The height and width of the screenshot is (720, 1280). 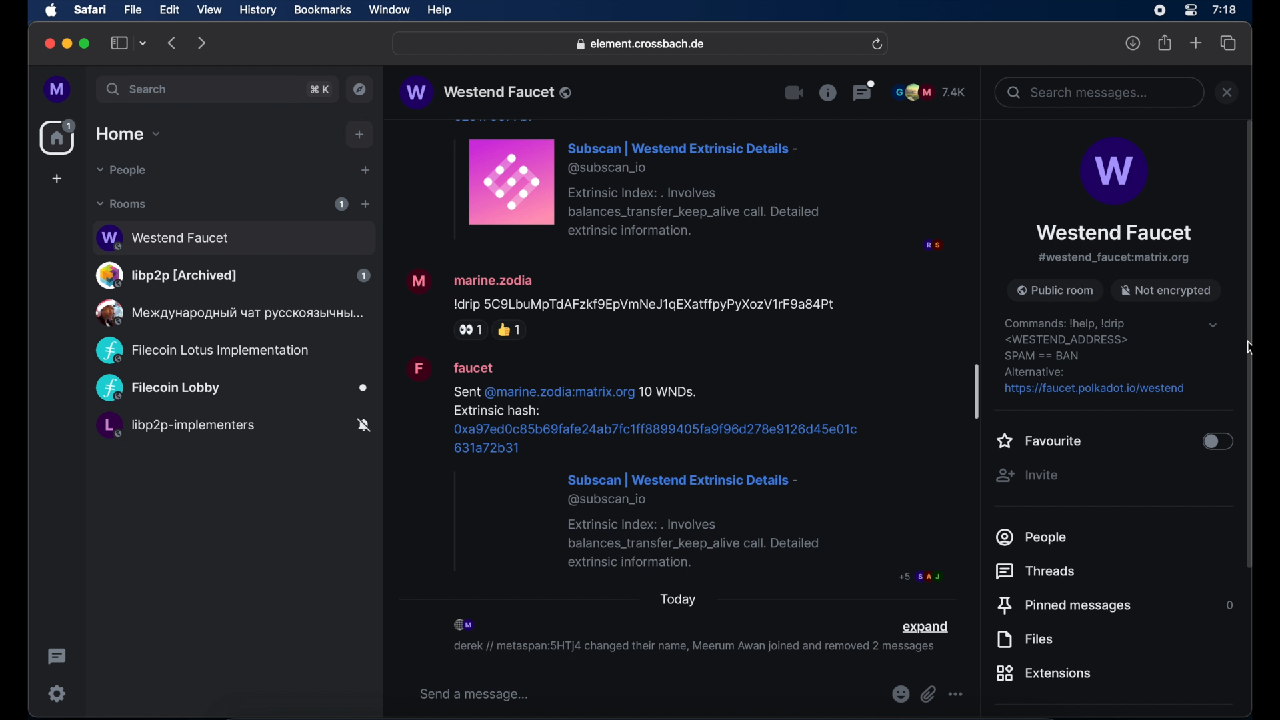 What do you see at coordinates (673, 470) in the screenshot?
I see `message` at bounding box center [673, 470].